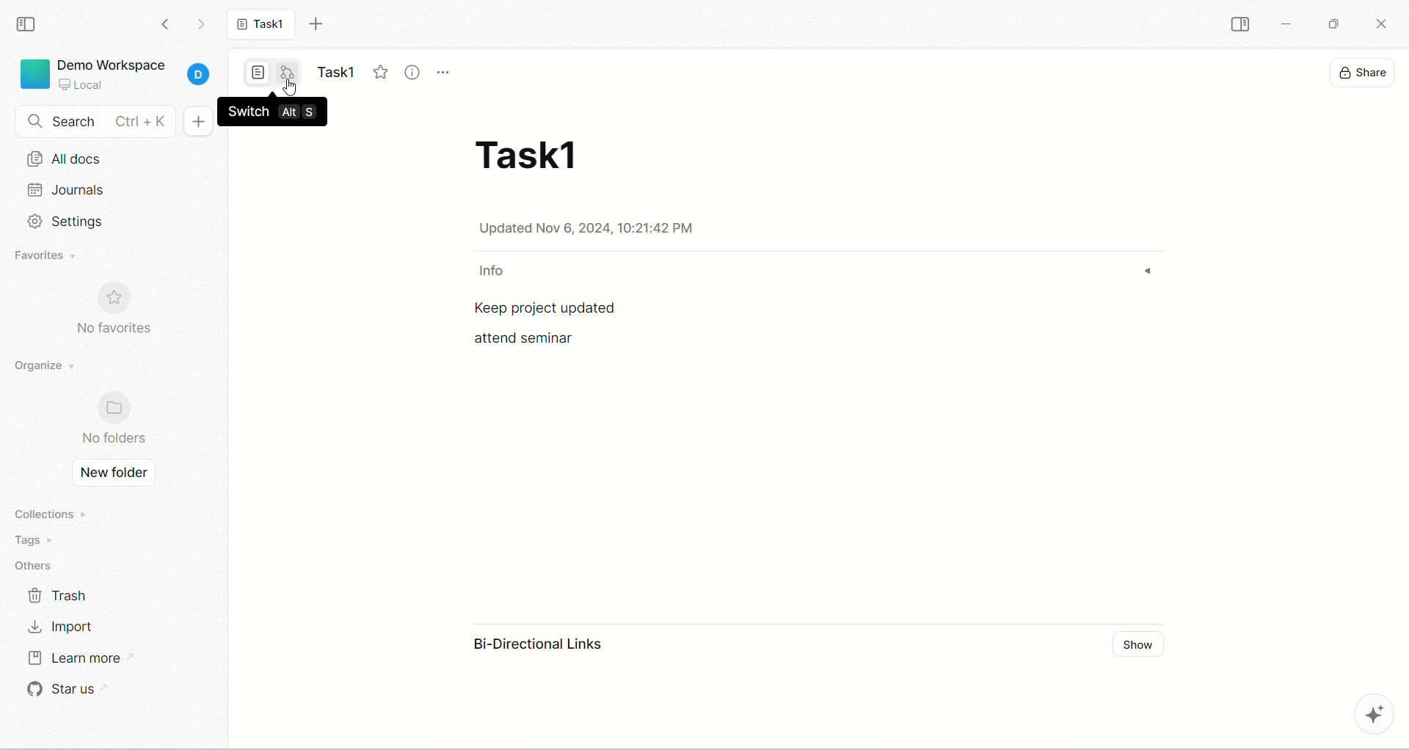 The image size is (1409, 750). I want to click on new folder, so click(113, 474).